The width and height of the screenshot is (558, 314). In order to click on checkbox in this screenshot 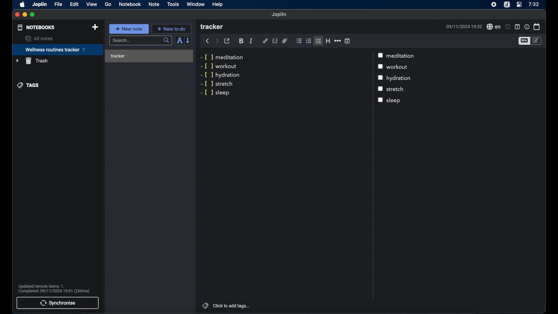, I will do `click(381, 55)`.